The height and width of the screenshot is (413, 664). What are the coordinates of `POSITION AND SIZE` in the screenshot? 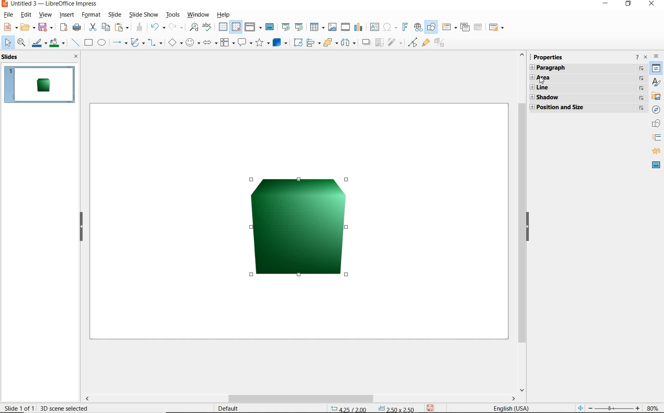 It's located at (585, 107).